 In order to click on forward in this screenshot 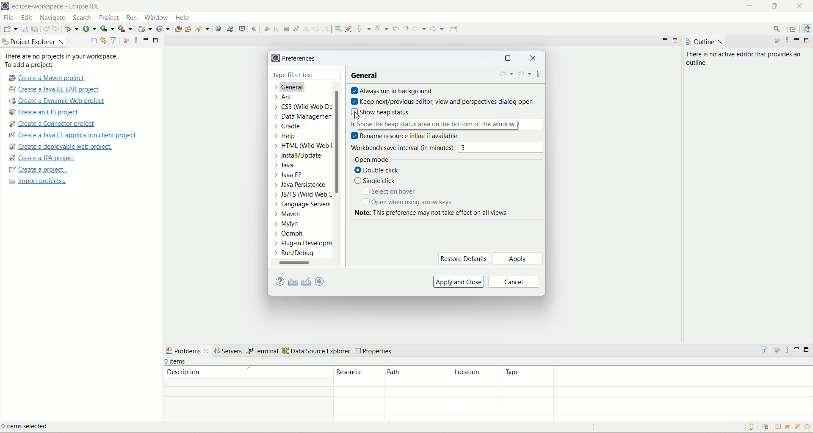, I will do `click(525, 75)`.